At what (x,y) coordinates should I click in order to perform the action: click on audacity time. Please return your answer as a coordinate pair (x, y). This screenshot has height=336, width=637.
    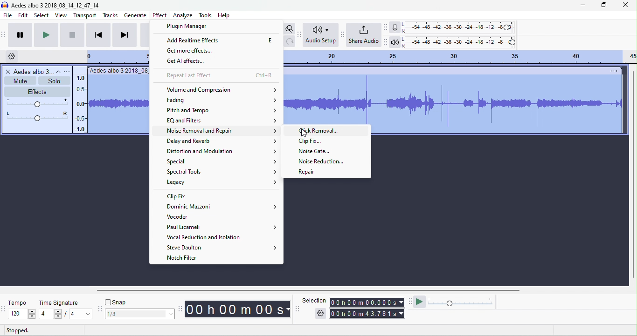
    Looking at the image, I should click on (238, 309).